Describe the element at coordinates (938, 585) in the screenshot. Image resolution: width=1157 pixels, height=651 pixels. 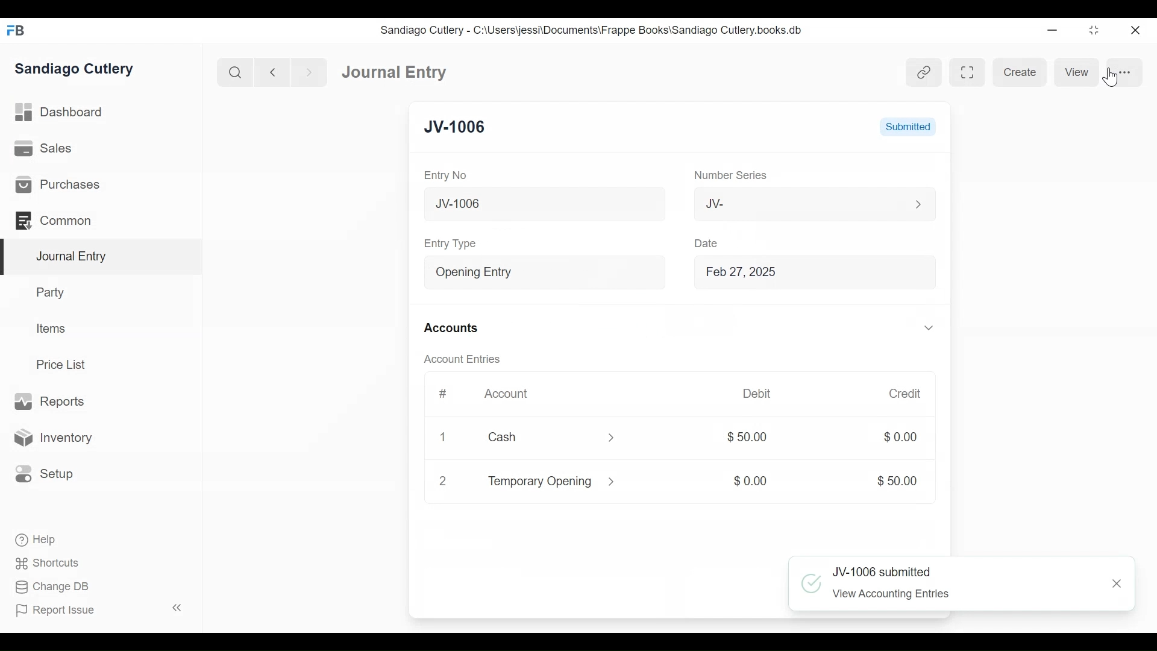
I see `JV-1006 submitted View Accounting Entries` at that location.